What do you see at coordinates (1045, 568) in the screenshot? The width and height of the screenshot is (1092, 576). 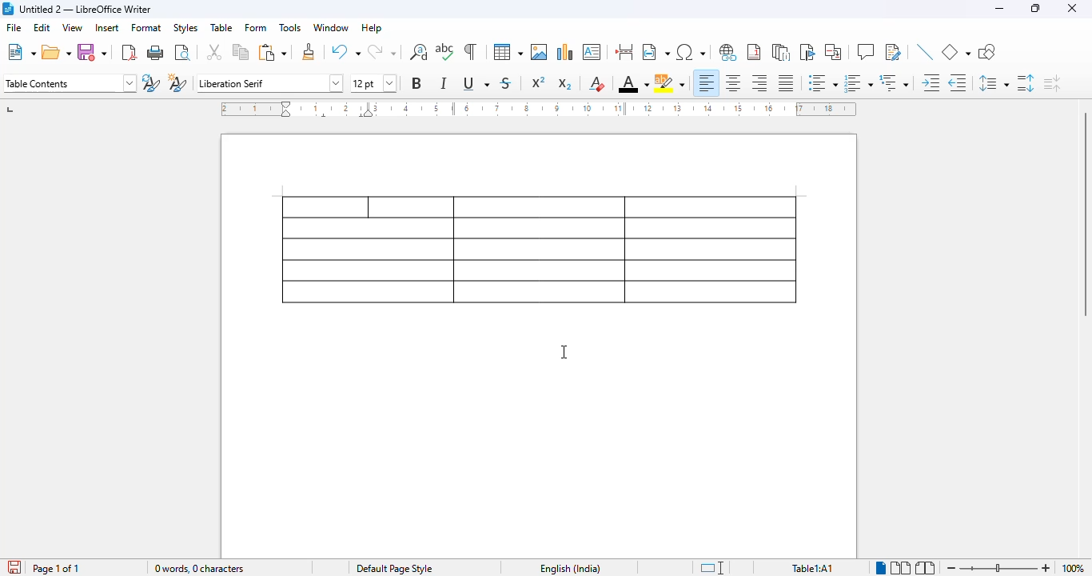 I see `zoom in` at bounding box center [1045, 568].